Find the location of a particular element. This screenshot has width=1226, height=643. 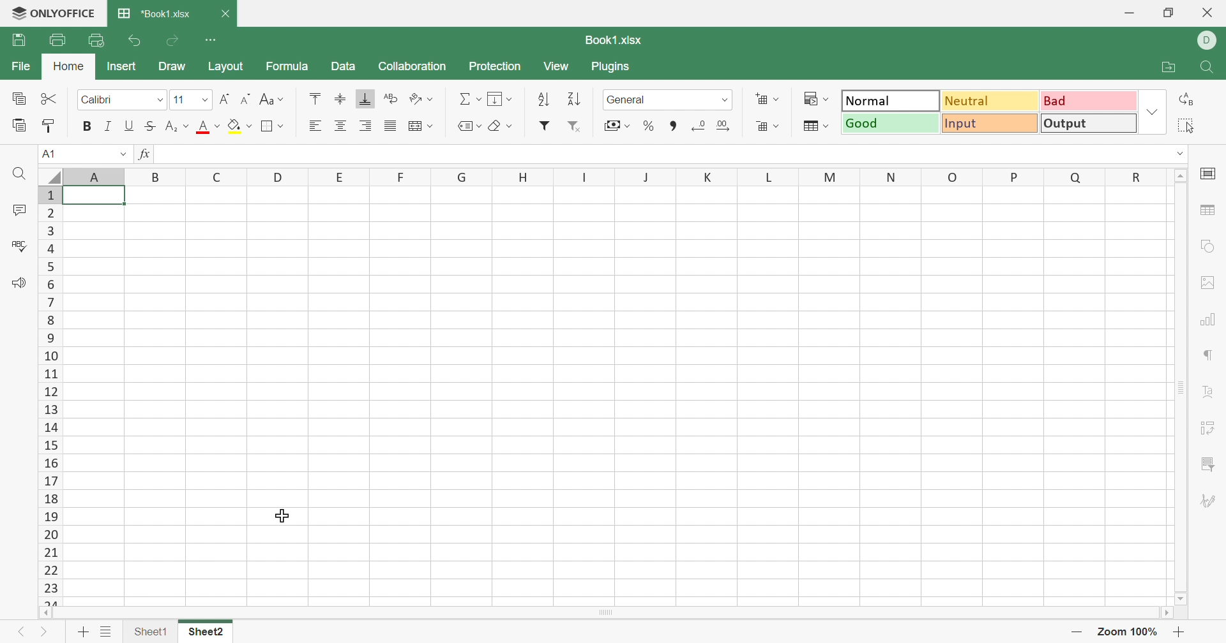

Borders is located at coordinates (264, 126).